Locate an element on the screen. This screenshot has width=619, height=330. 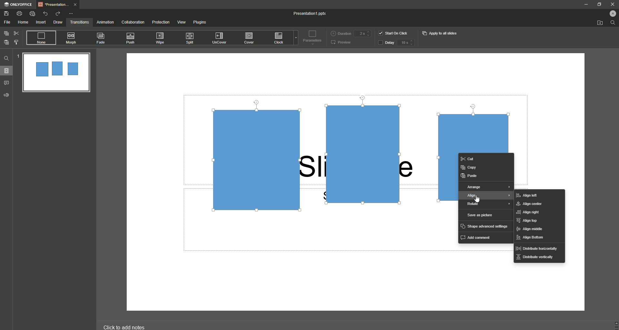
Cut is located at coordinates (476, 159).